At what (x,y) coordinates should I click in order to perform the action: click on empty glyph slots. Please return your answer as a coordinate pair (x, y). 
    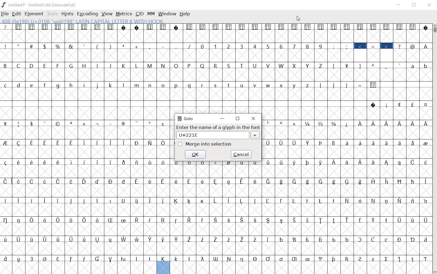
    Looking at the image, I should click on (86, 113).